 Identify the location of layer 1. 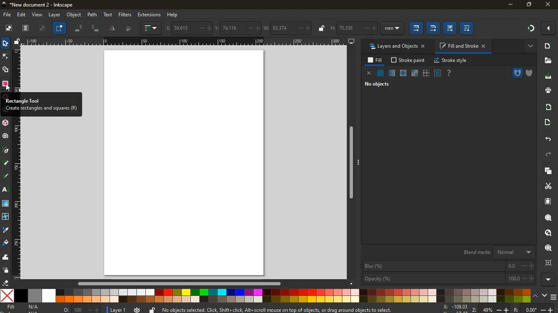
(118, 310).